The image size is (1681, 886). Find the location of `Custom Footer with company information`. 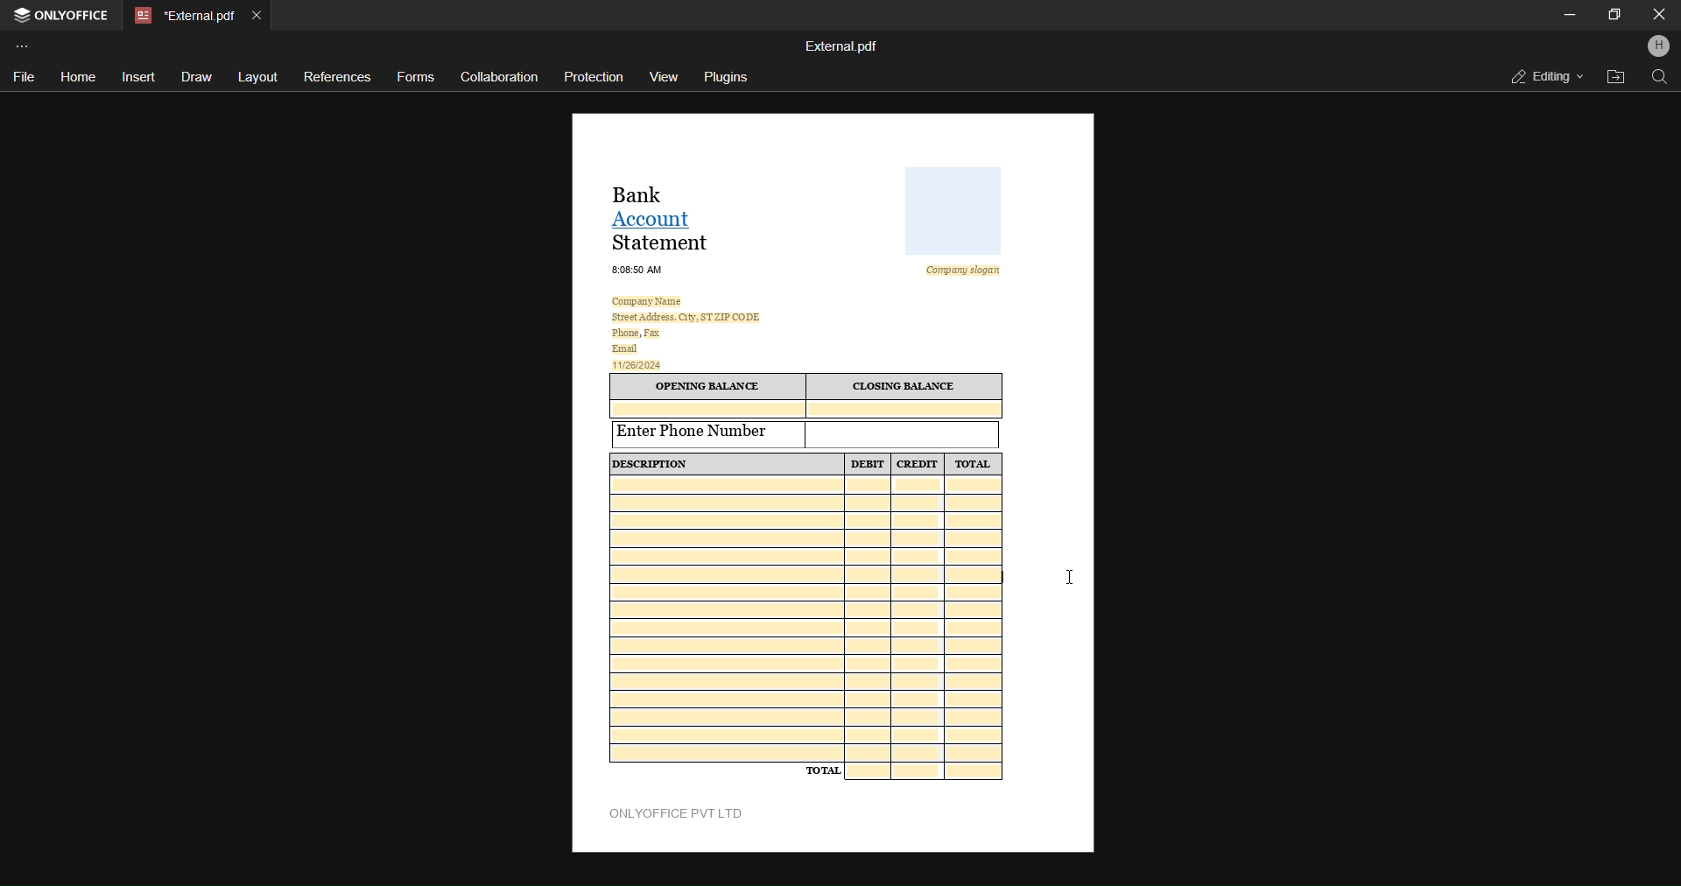

Custom Footer with company information is located at coordinates (685, 813).